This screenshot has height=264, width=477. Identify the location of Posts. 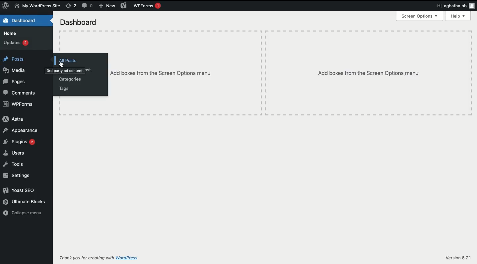
(14, 59).